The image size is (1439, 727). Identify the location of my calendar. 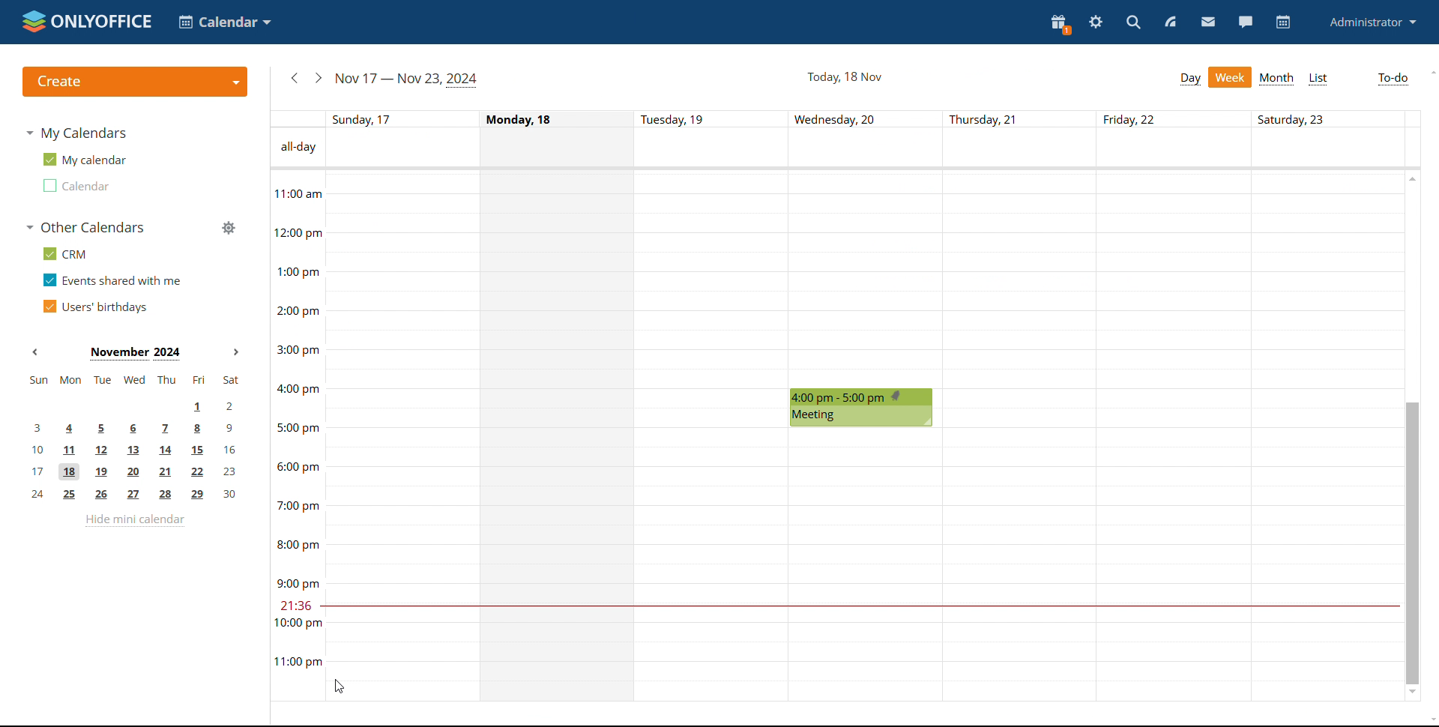
(83, 160).